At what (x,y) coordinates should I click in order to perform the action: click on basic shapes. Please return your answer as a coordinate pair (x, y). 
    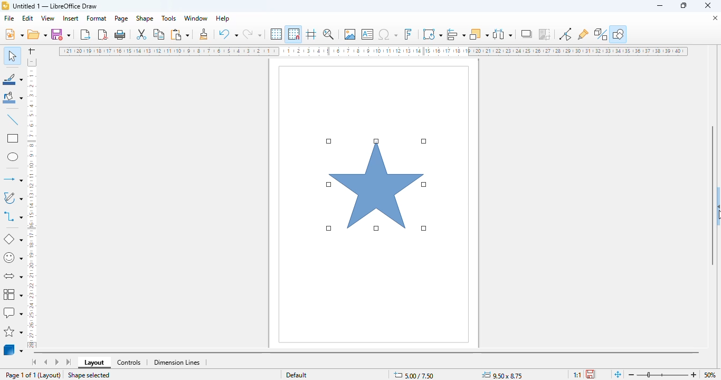
    Looking at the image, I should click on (14, 239).